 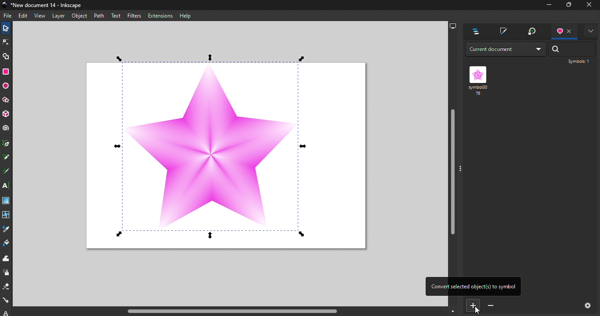 I want to click on Symbol, so click(x=484, y=80).